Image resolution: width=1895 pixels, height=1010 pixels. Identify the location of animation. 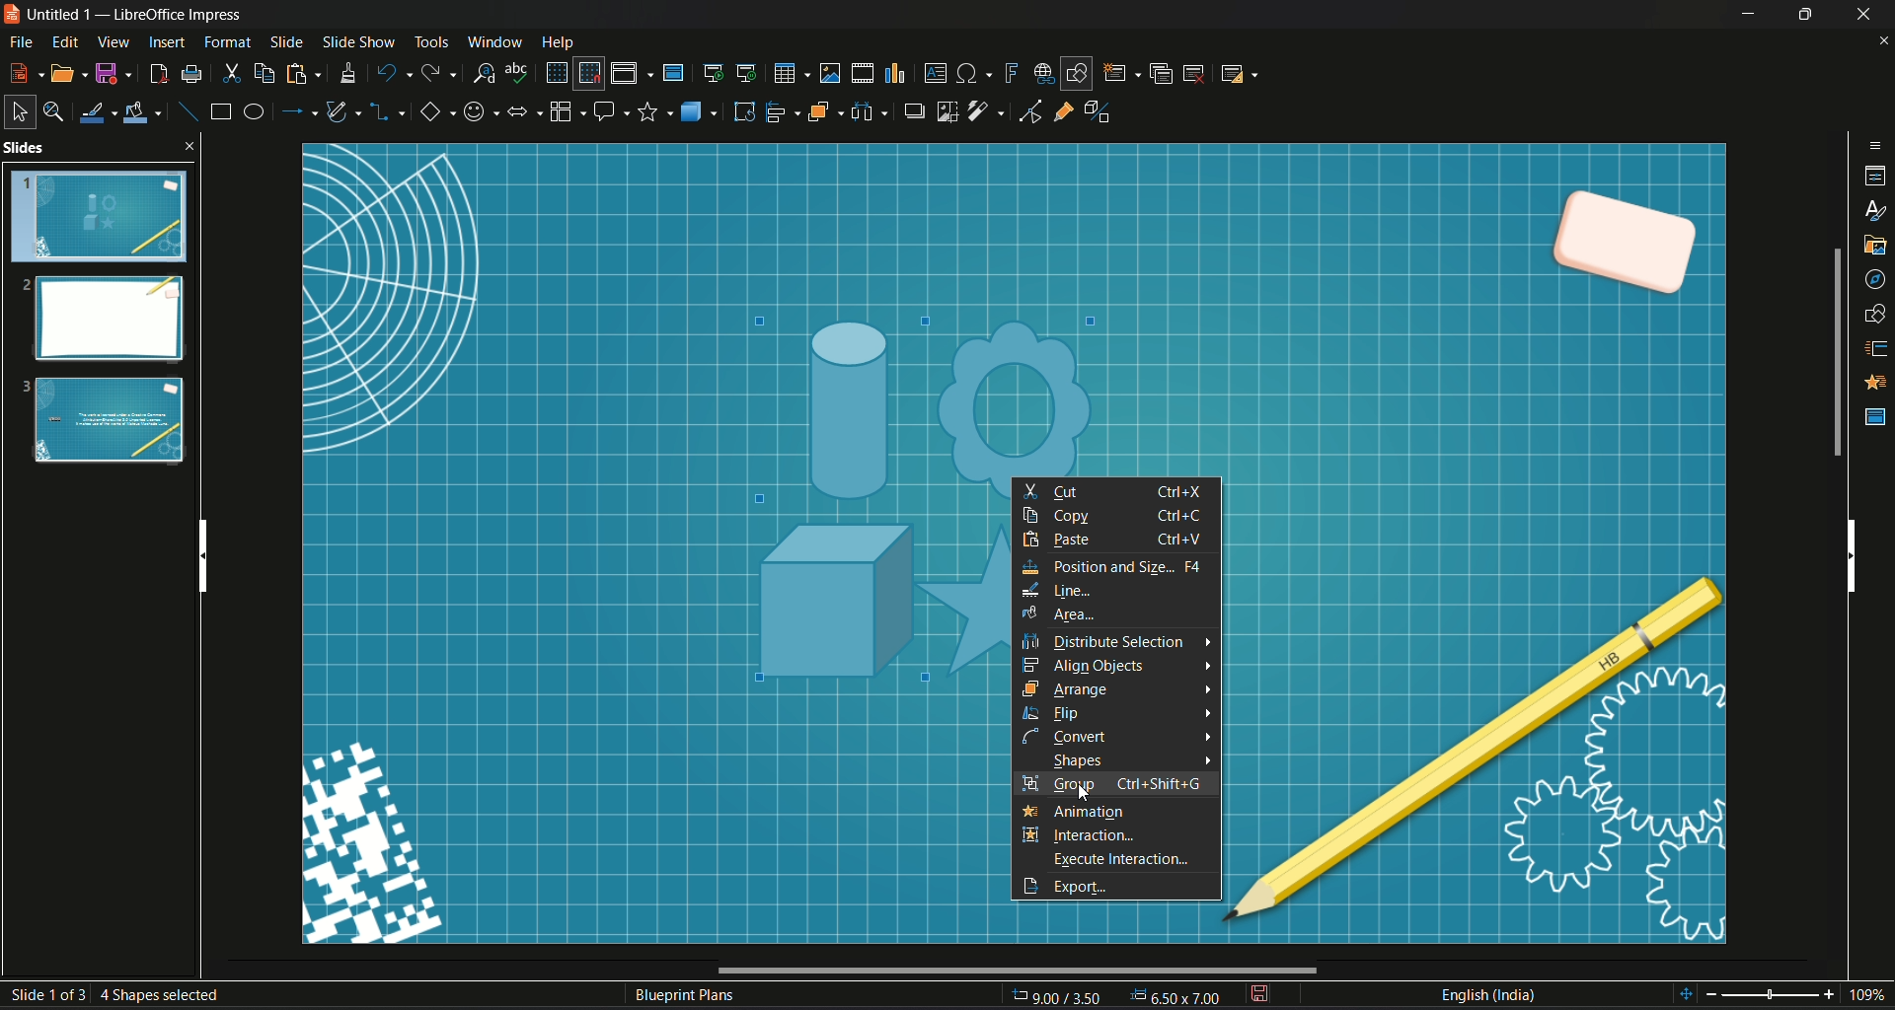
(1088, 813).